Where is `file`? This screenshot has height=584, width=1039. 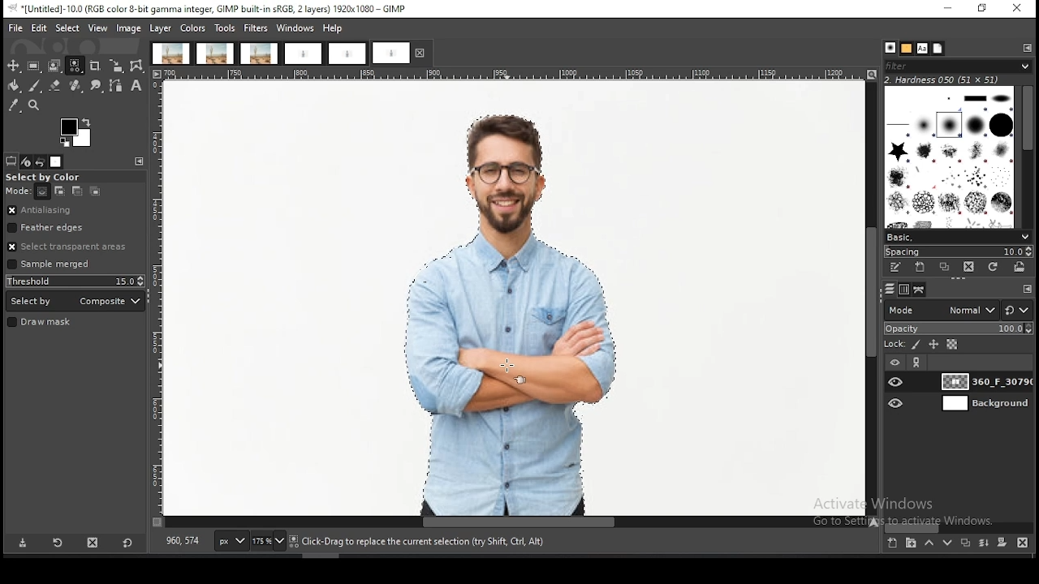 file is located at coordinates (16, 28).